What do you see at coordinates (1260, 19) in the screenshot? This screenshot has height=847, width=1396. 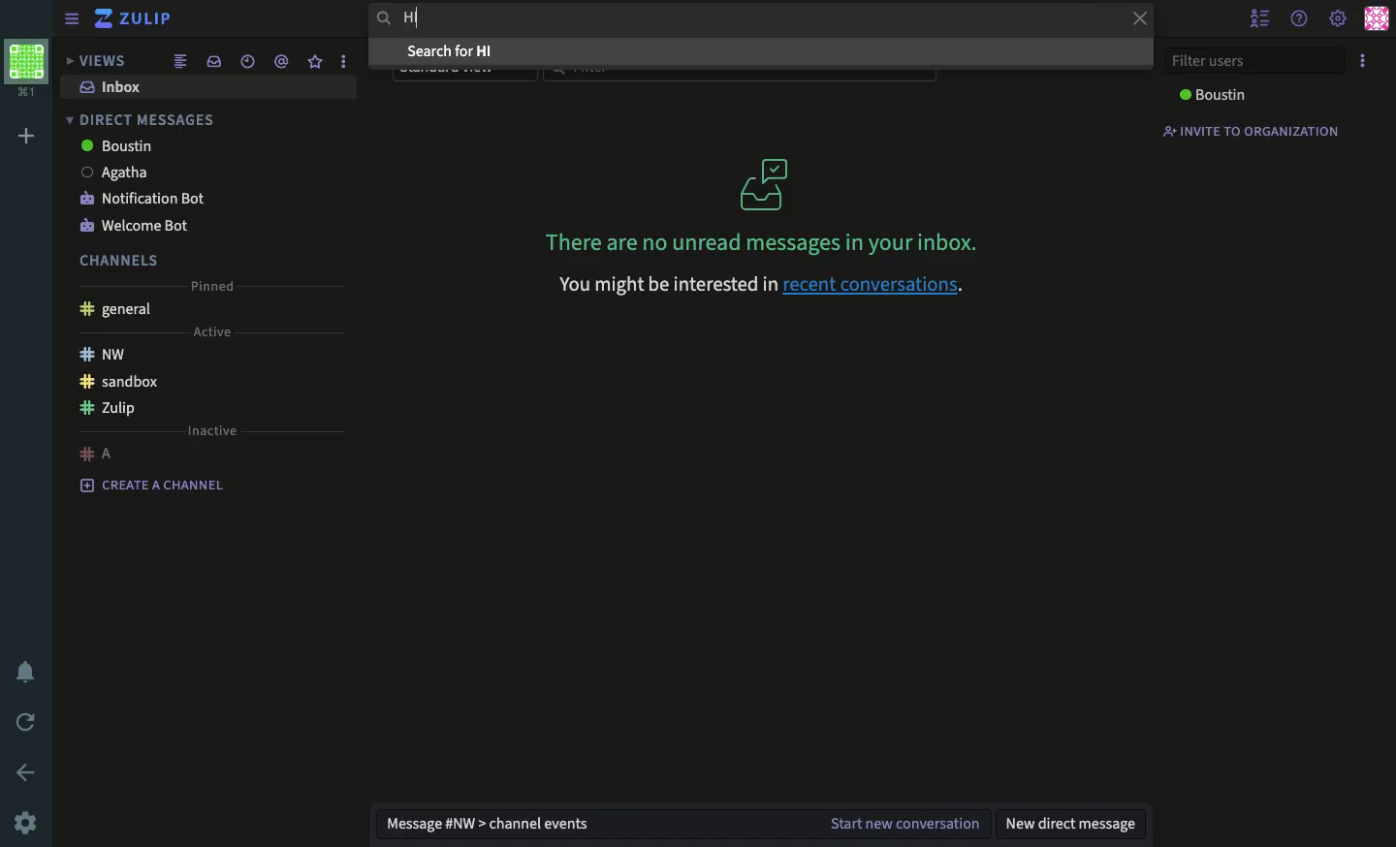 I see `hide user list` at bounding box center [1260, 19].